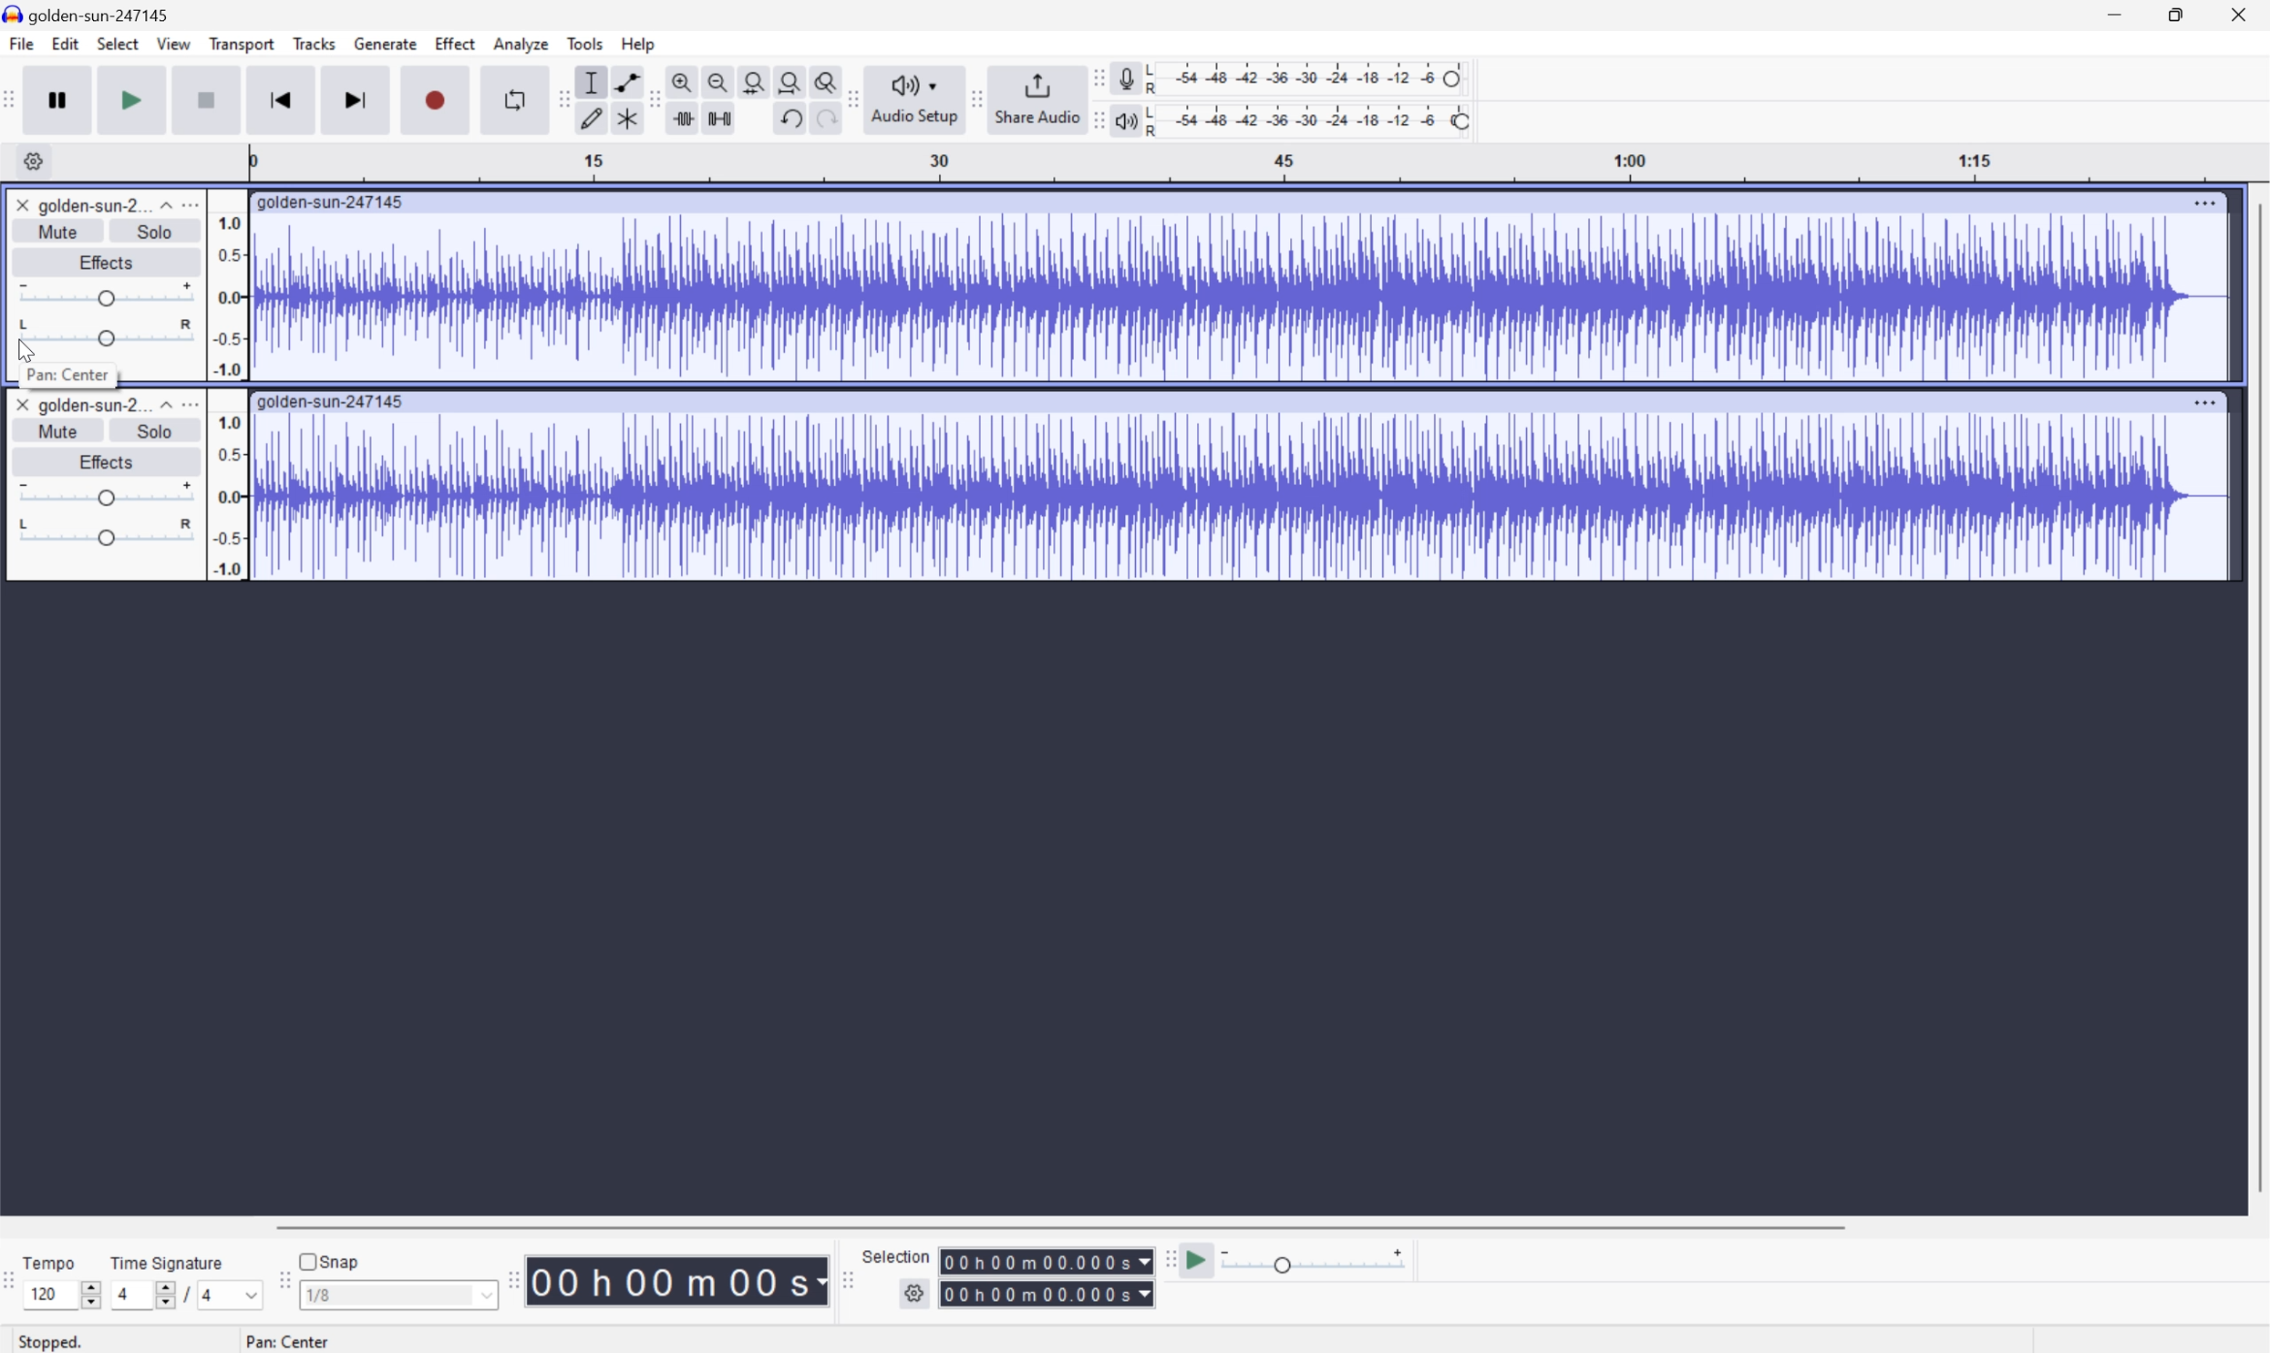  What do you see at coordinates (850, 98) in the screenshot?
I see `Audacity audio setup toolbar` at bounding box center [850, 98].